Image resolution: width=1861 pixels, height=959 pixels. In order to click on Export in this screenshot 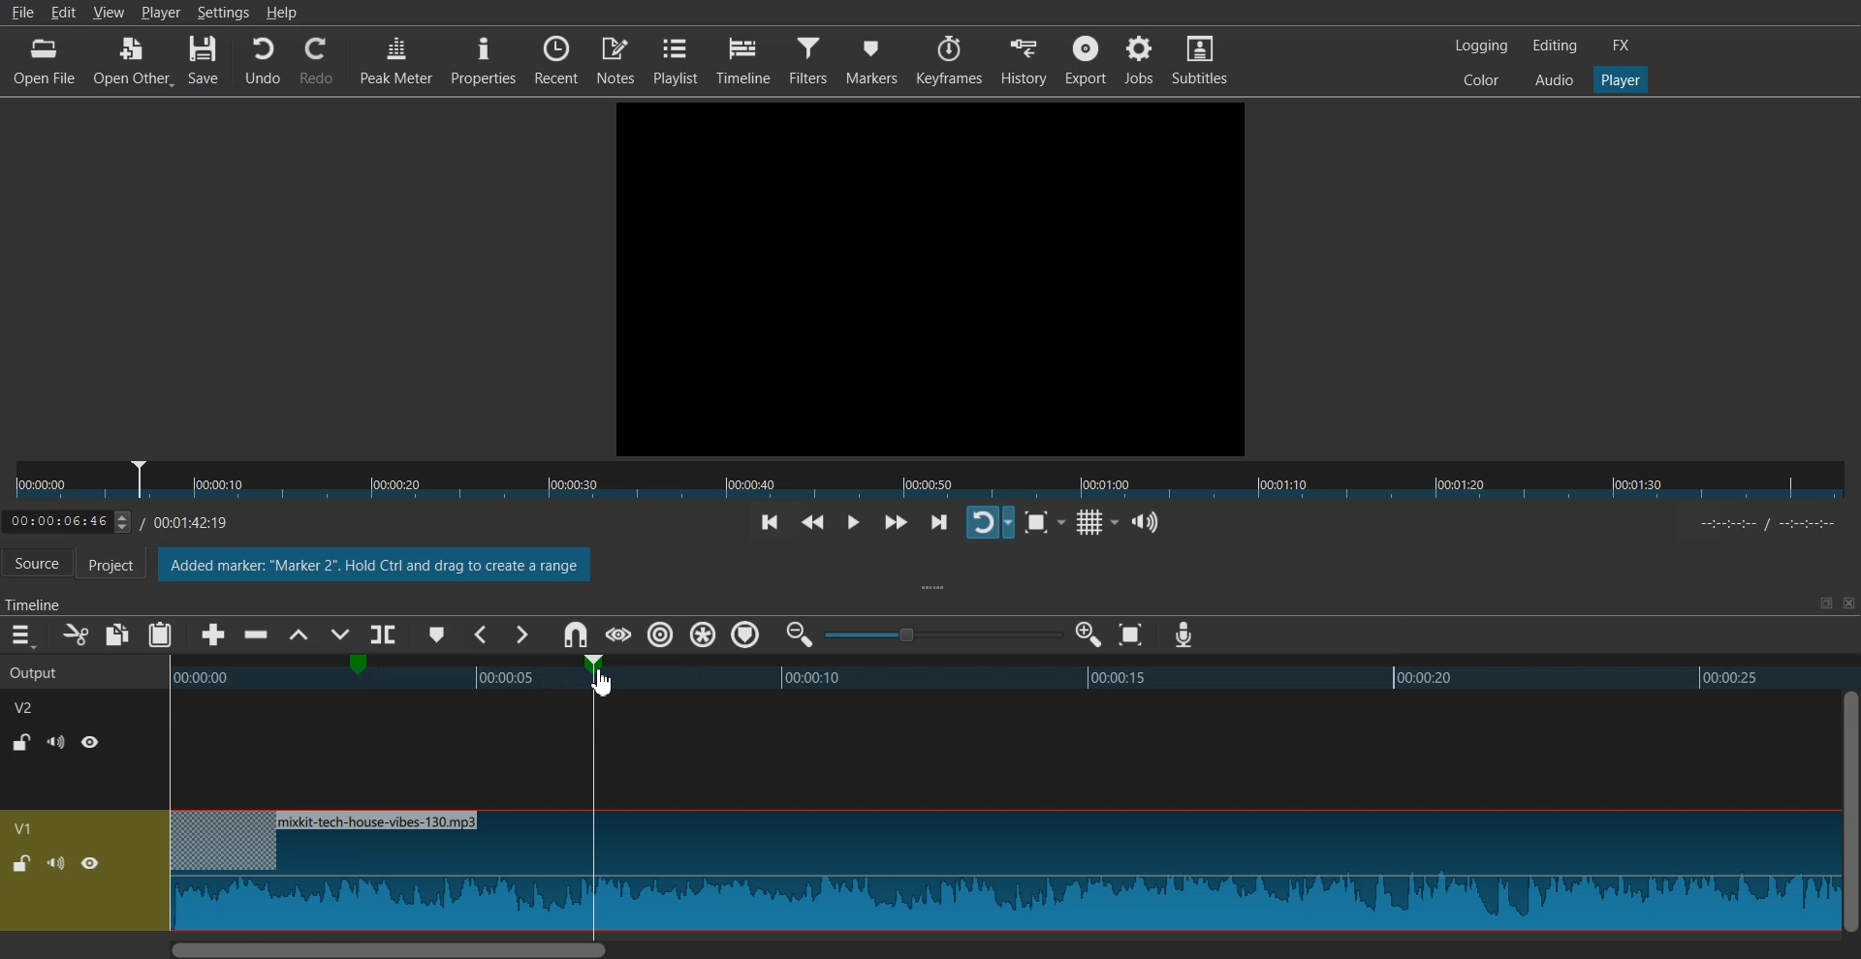, I will do `click(1086, 59)`.